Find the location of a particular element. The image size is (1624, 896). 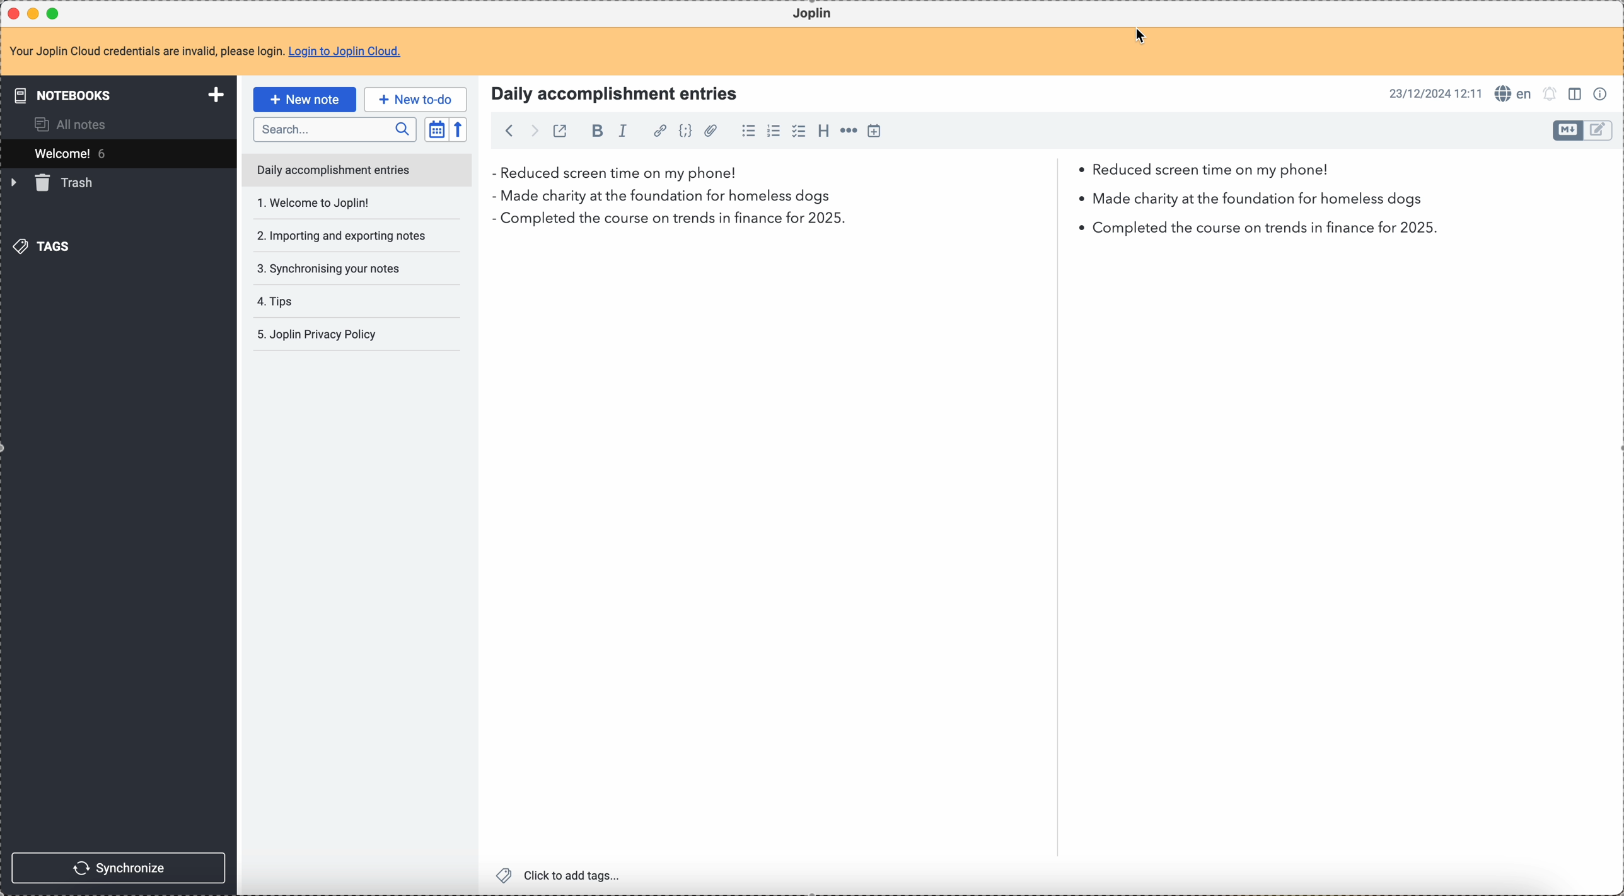

toggle sort order field is located at coordinates (436, 129).